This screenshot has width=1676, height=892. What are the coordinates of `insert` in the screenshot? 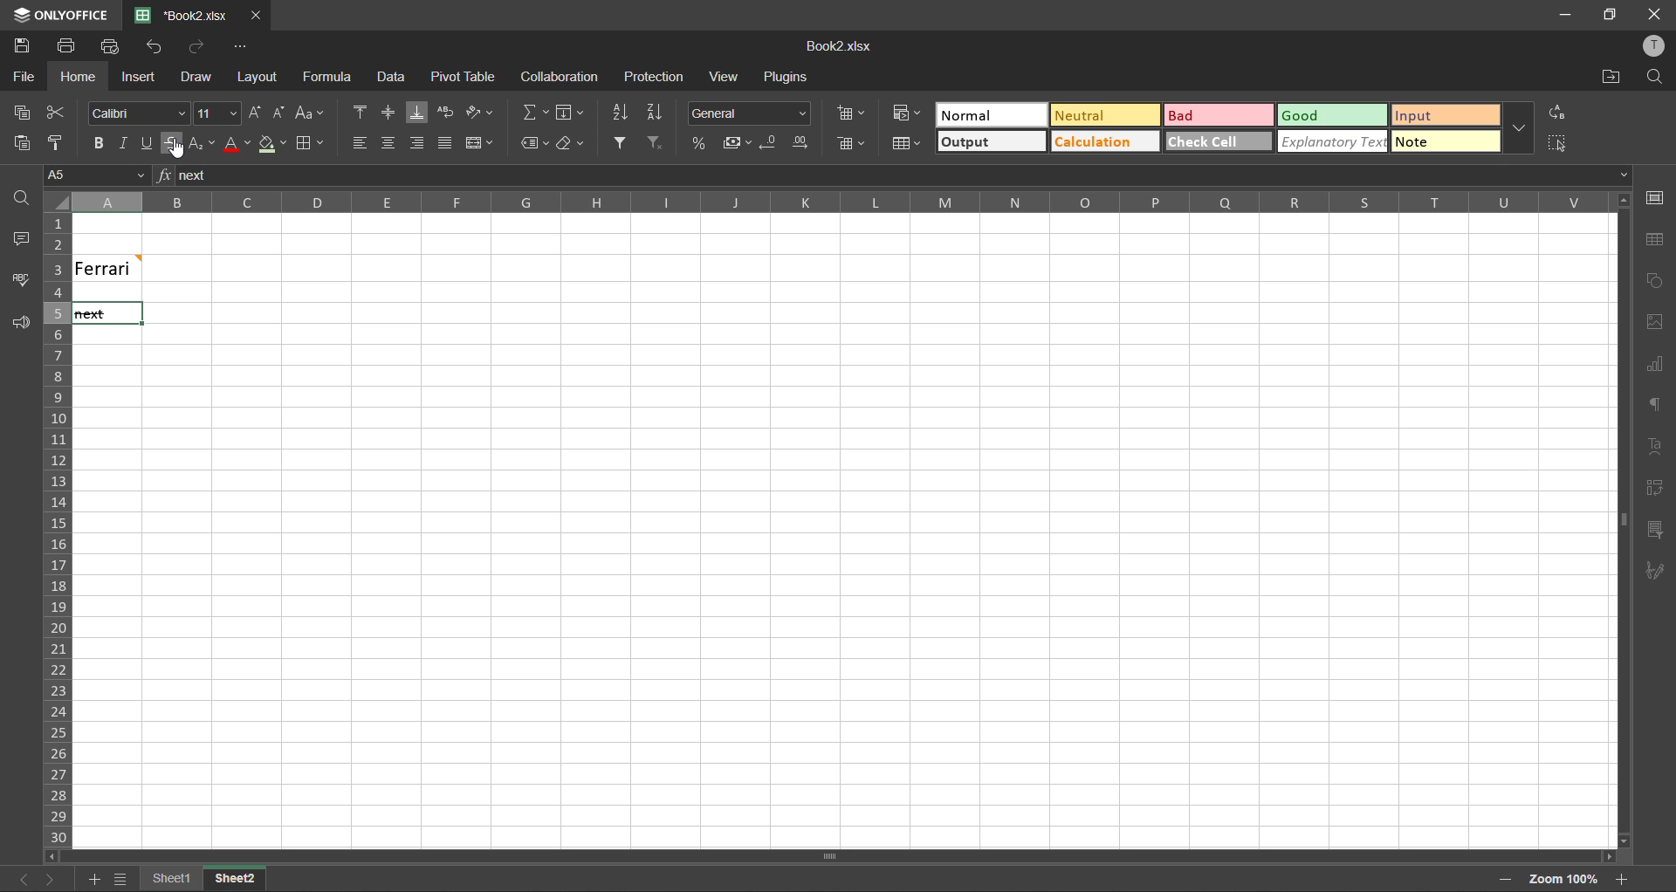 It's located at (139, 79).